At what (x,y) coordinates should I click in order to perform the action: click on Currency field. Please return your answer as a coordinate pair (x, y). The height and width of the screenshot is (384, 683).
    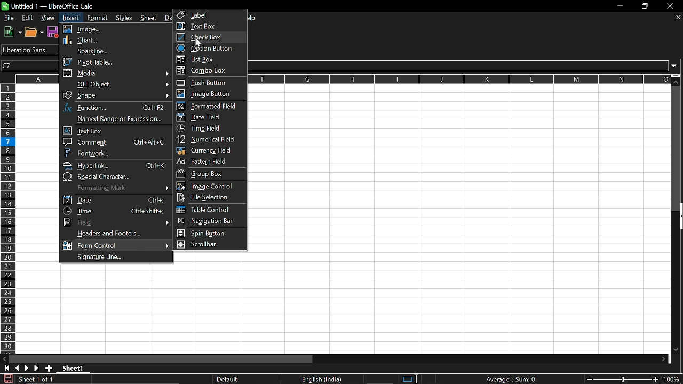
    Looking at the image, I should click on (209, 151).